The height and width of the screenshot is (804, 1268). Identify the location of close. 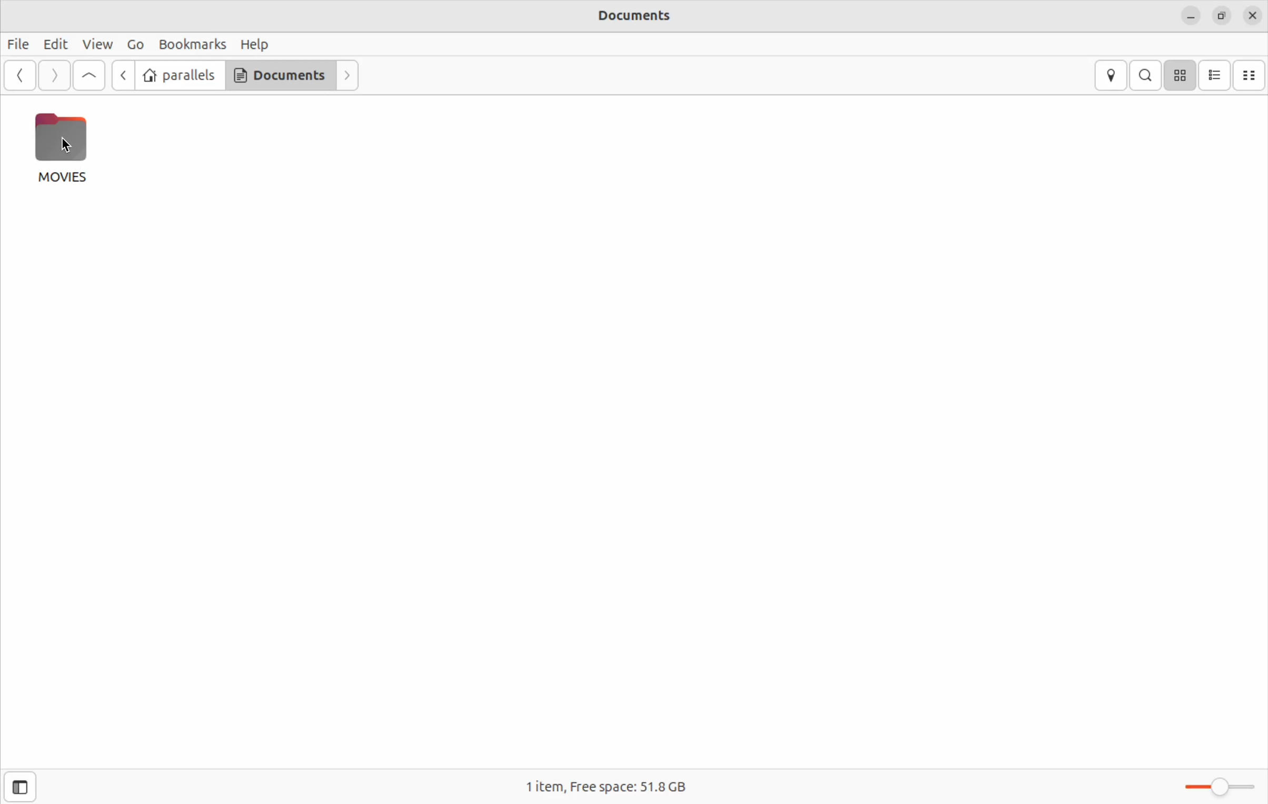
(1250, 15).